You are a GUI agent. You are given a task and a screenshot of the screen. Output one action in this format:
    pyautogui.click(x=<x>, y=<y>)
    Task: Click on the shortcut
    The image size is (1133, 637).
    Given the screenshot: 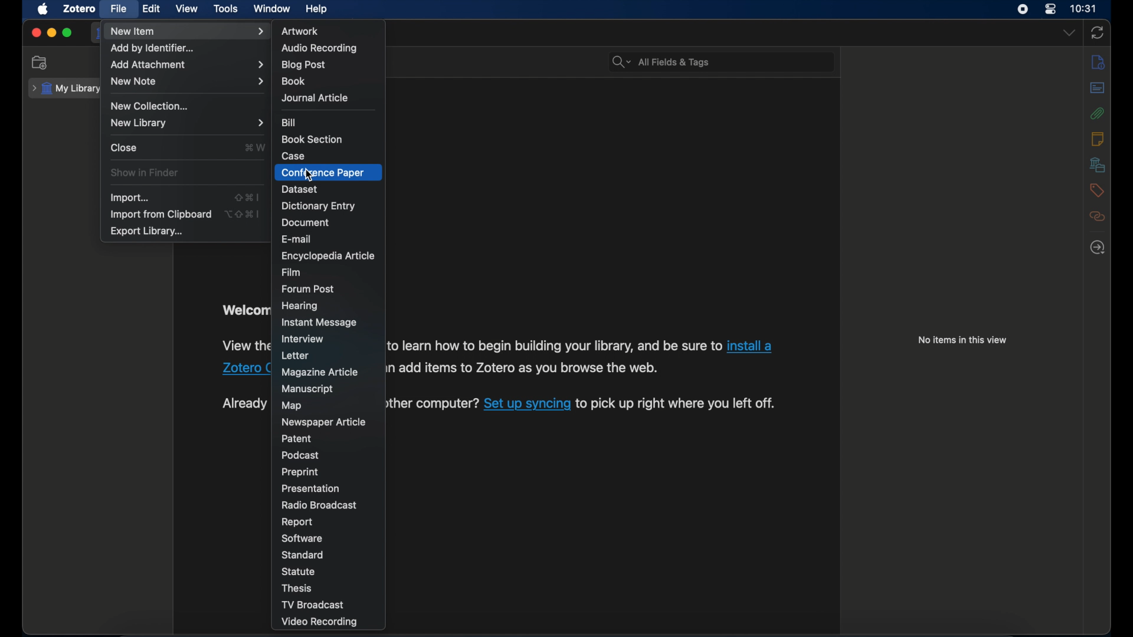 What is the action you would take?
    pyautogui.click(x=247, y=197)
    